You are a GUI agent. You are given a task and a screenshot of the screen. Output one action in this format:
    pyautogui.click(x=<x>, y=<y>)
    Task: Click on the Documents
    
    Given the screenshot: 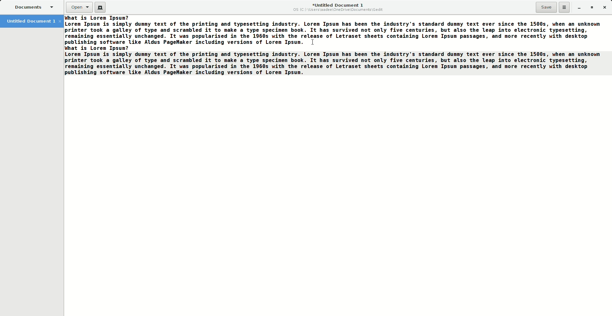 What is the action you would take?
    pyautogui.click(x=33, y=7)
    